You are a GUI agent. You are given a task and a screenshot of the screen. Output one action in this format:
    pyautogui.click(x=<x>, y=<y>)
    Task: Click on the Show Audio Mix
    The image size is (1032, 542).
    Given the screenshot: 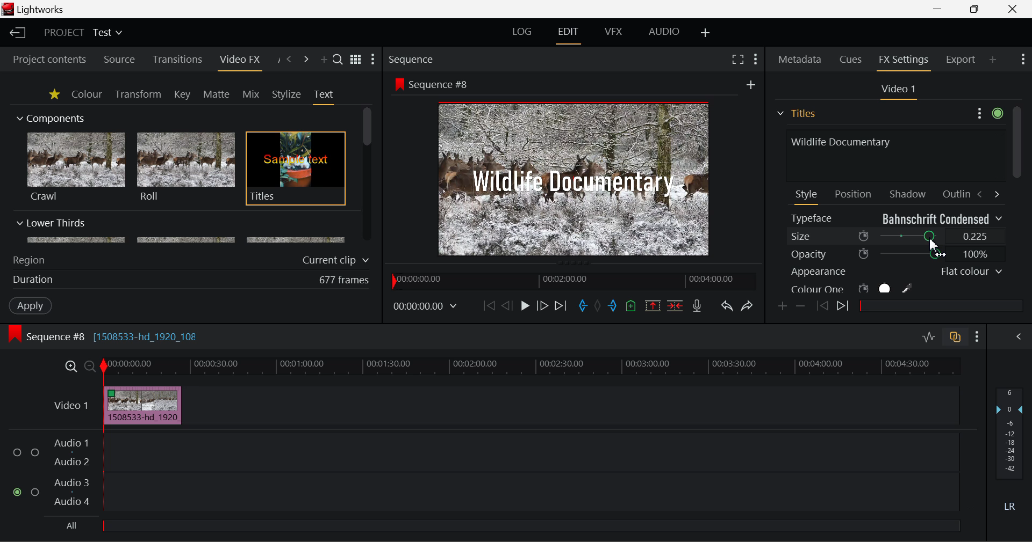 What is the action you would take?
    pyautogui.click(x=1017, y=337)
    